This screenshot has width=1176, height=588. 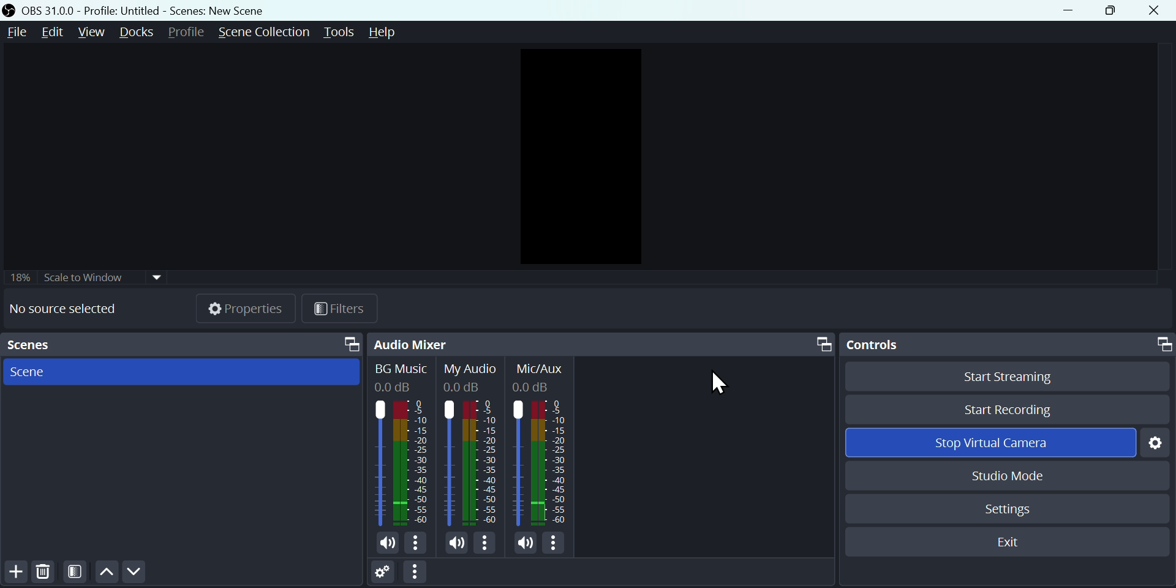 What do you see at coordinates (1154, 443) in the screenshot?
I see `Settings` at bounding box center [1154, 443].